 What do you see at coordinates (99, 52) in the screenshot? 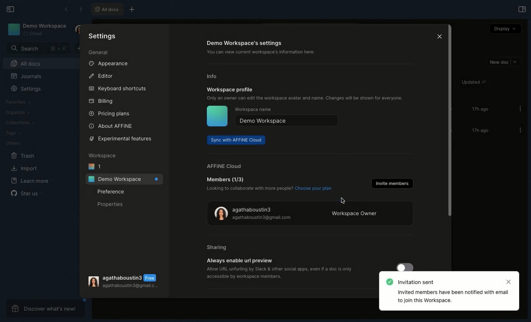
I see `General` at bounding box center [99, 52].